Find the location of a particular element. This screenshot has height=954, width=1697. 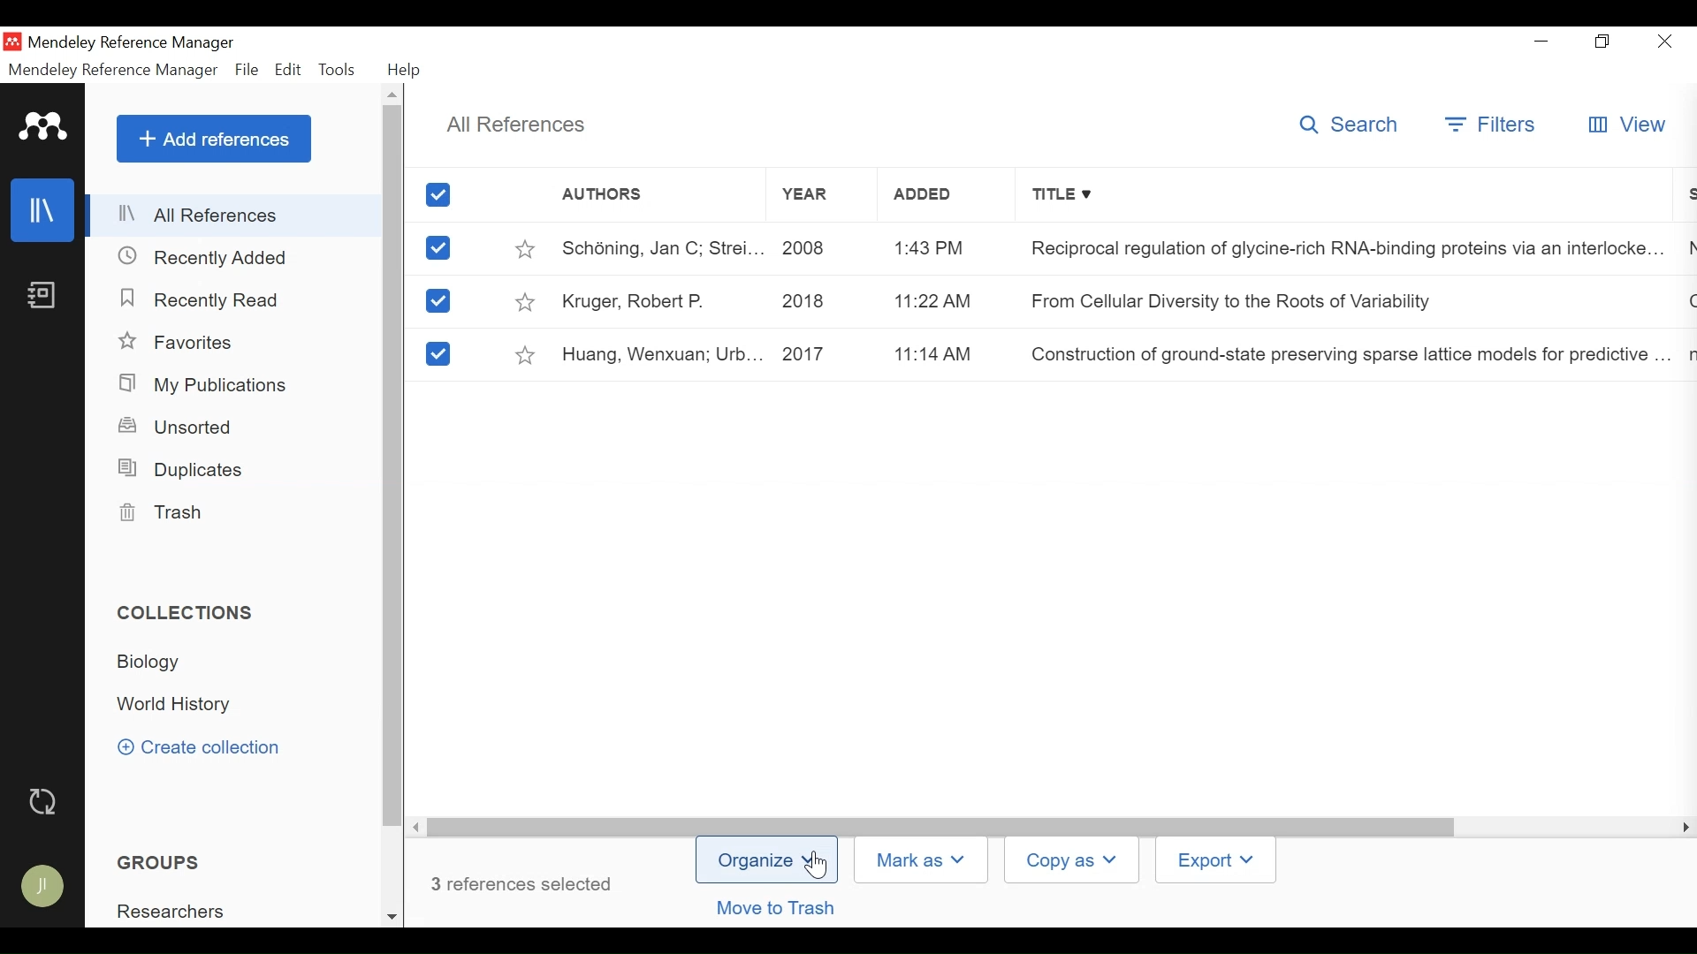

Avatar is located at coordinates (43, 889).